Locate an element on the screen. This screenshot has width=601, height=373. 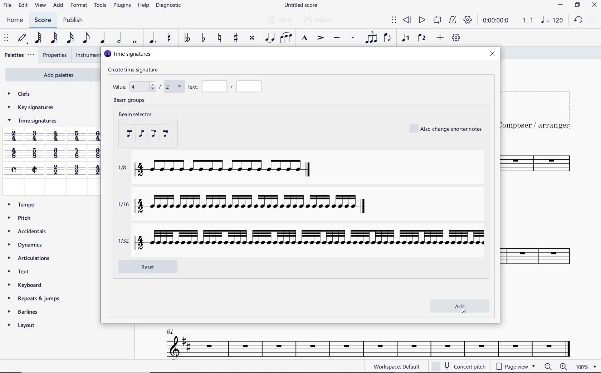
TOGGLE DOUBLE-SHARP is located at coordinates (252, 38).